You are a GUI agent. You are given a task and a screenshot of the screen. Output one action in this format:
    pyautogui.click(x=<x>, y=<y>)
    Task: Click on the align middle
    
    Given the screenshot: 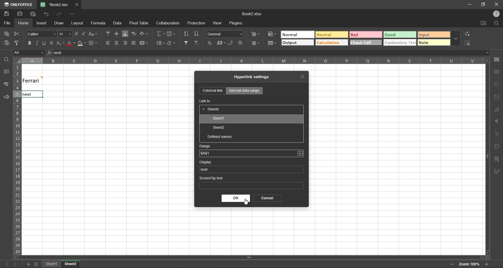 What is the action you would take?
    pyautogui.click(x=117, y=34)
    